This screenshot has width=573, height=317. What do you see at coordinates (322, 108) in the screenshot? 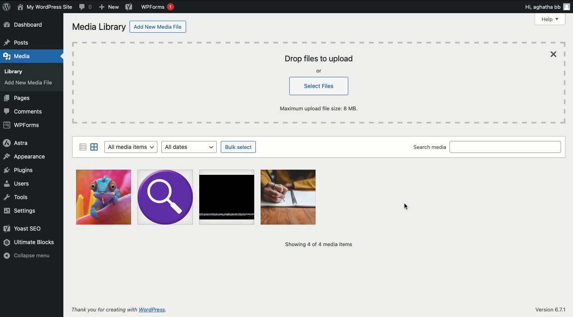
I see `Maximum upload file size` at bounding box center [322, 108].